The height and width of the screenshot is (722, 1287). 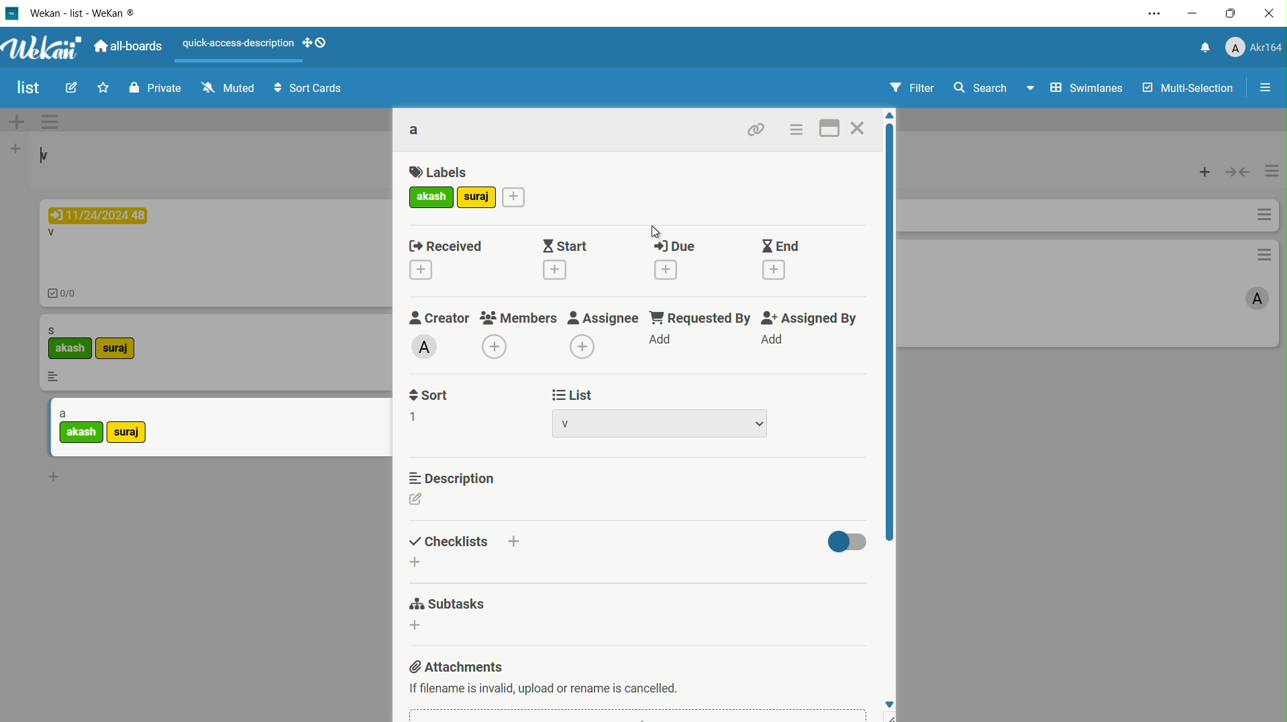 What do you see at coordinates (448, 540) in the screenshot?
I see `checklists` at bounding box center [448, 540].